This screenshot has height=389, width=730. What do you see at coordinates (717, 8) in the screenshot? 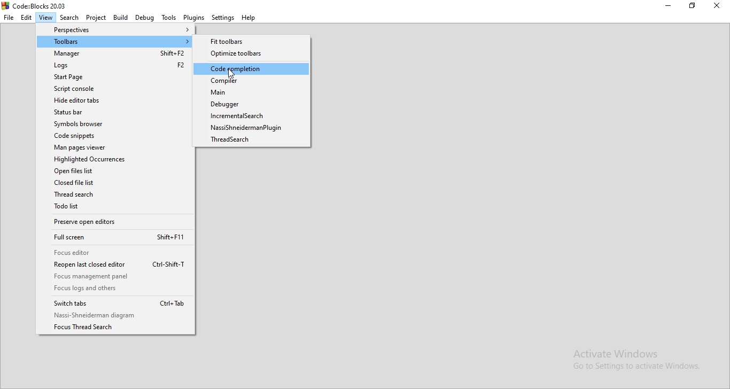
I see `Close` at bounding box center [717, 8].